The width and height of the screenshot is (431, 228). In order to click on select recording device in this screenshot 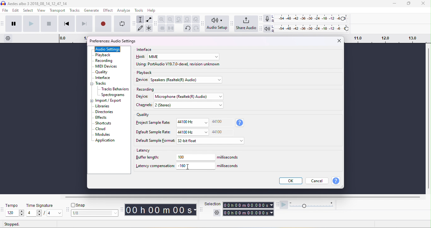, I will do `click(191, 97)`.